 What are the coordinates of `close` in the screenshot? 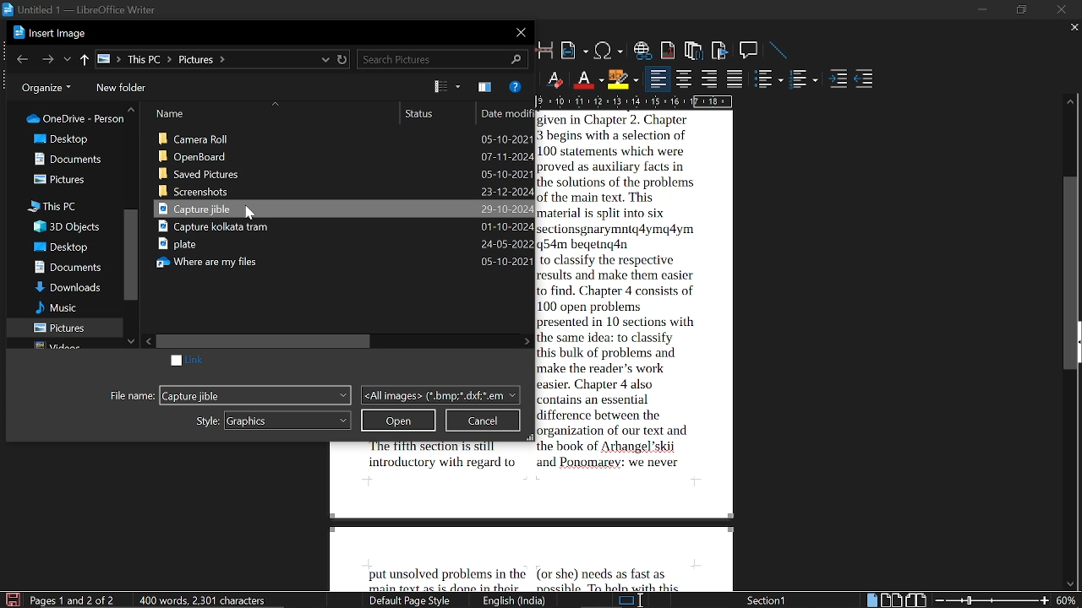 It's located at (1063, 8).